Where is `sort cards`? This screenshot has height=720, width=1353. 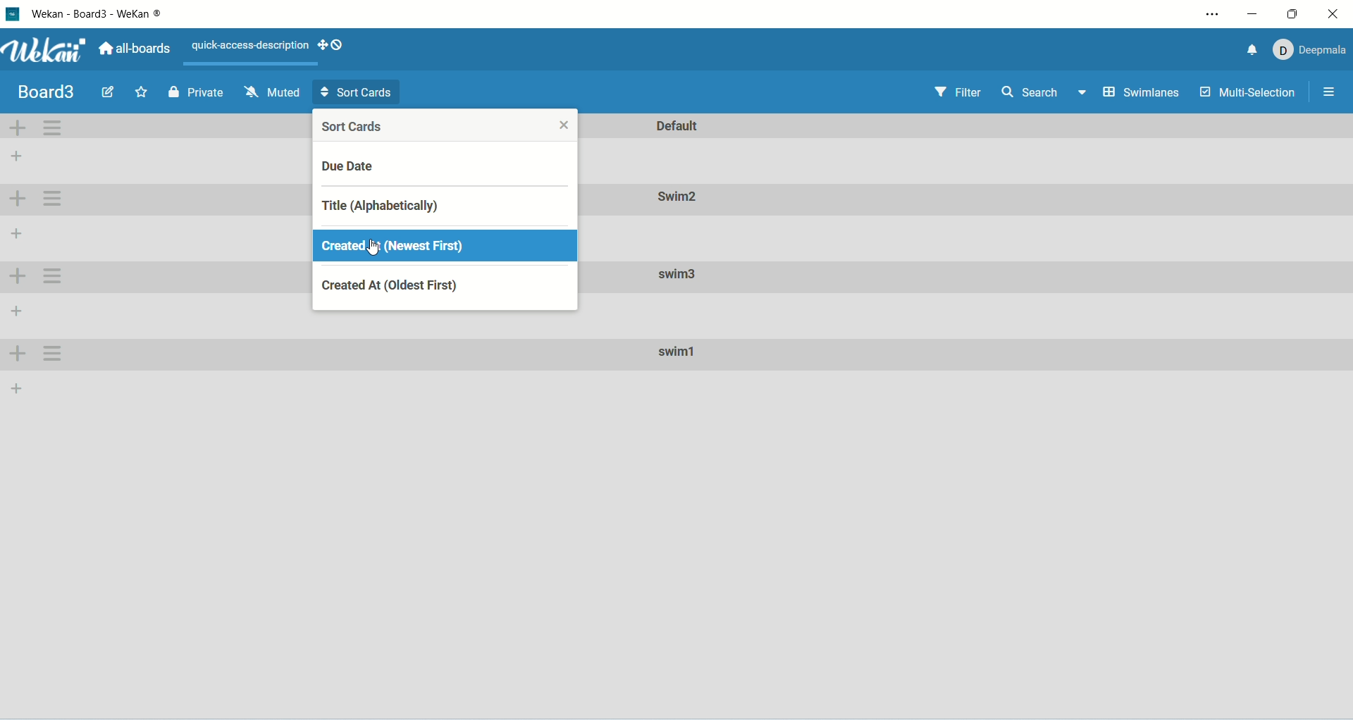
sort cards is located at coordinates (354, 128).